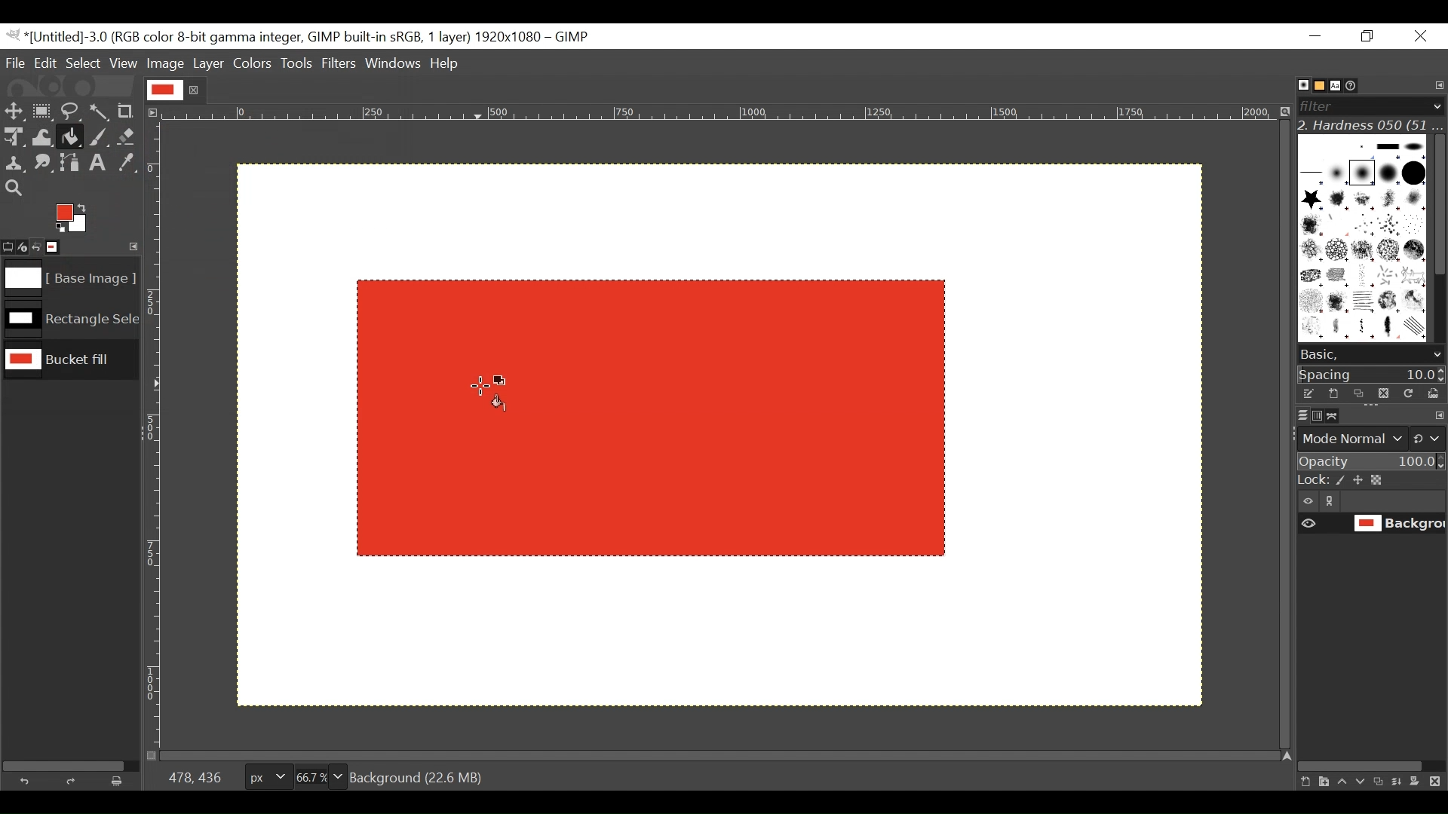 The height and width of the screenshot is (814, 1448). I want to click on Channels, so click(1314, 415).